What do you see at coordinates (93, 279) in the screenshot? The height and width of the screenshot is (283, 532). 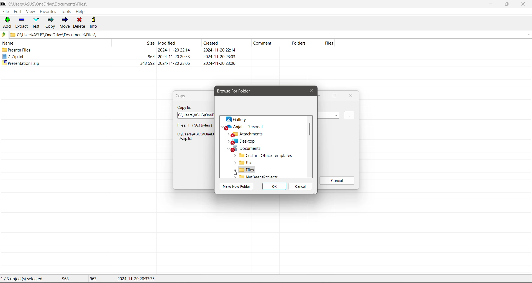 I see `Size of the last file selected` at bounding box center [93, 279].